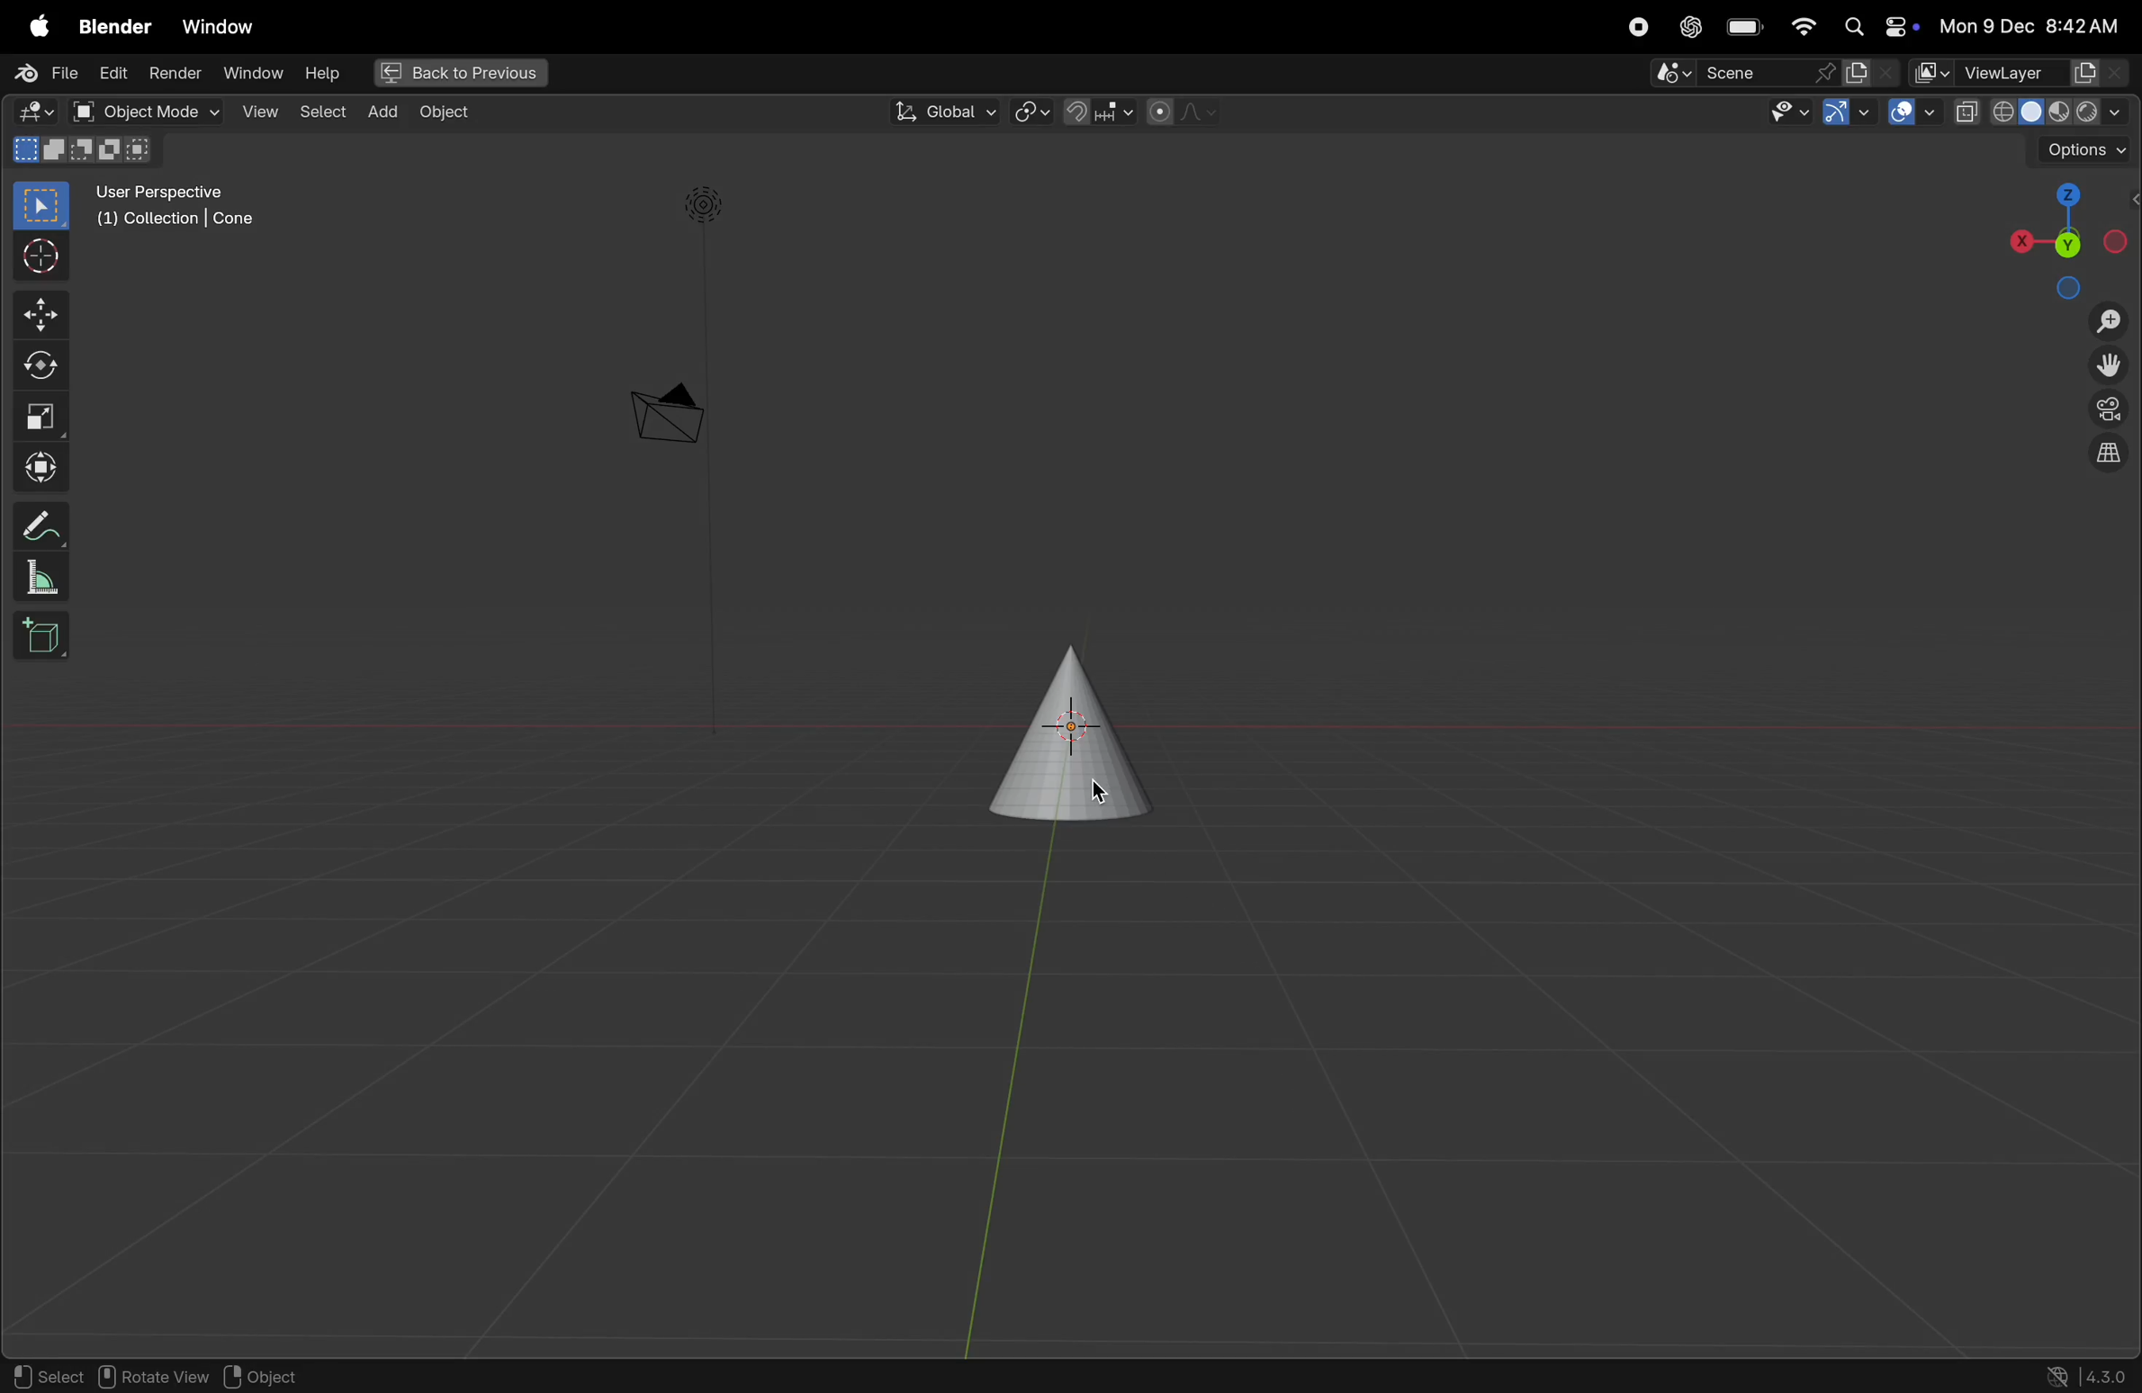 This screenshot has width=2142, height=1393. I want to click on annotate, so click(35, 525).